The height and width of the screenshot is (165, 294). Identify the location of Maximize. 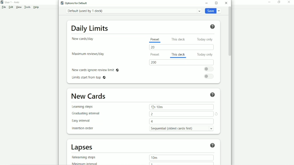
(217, 3).